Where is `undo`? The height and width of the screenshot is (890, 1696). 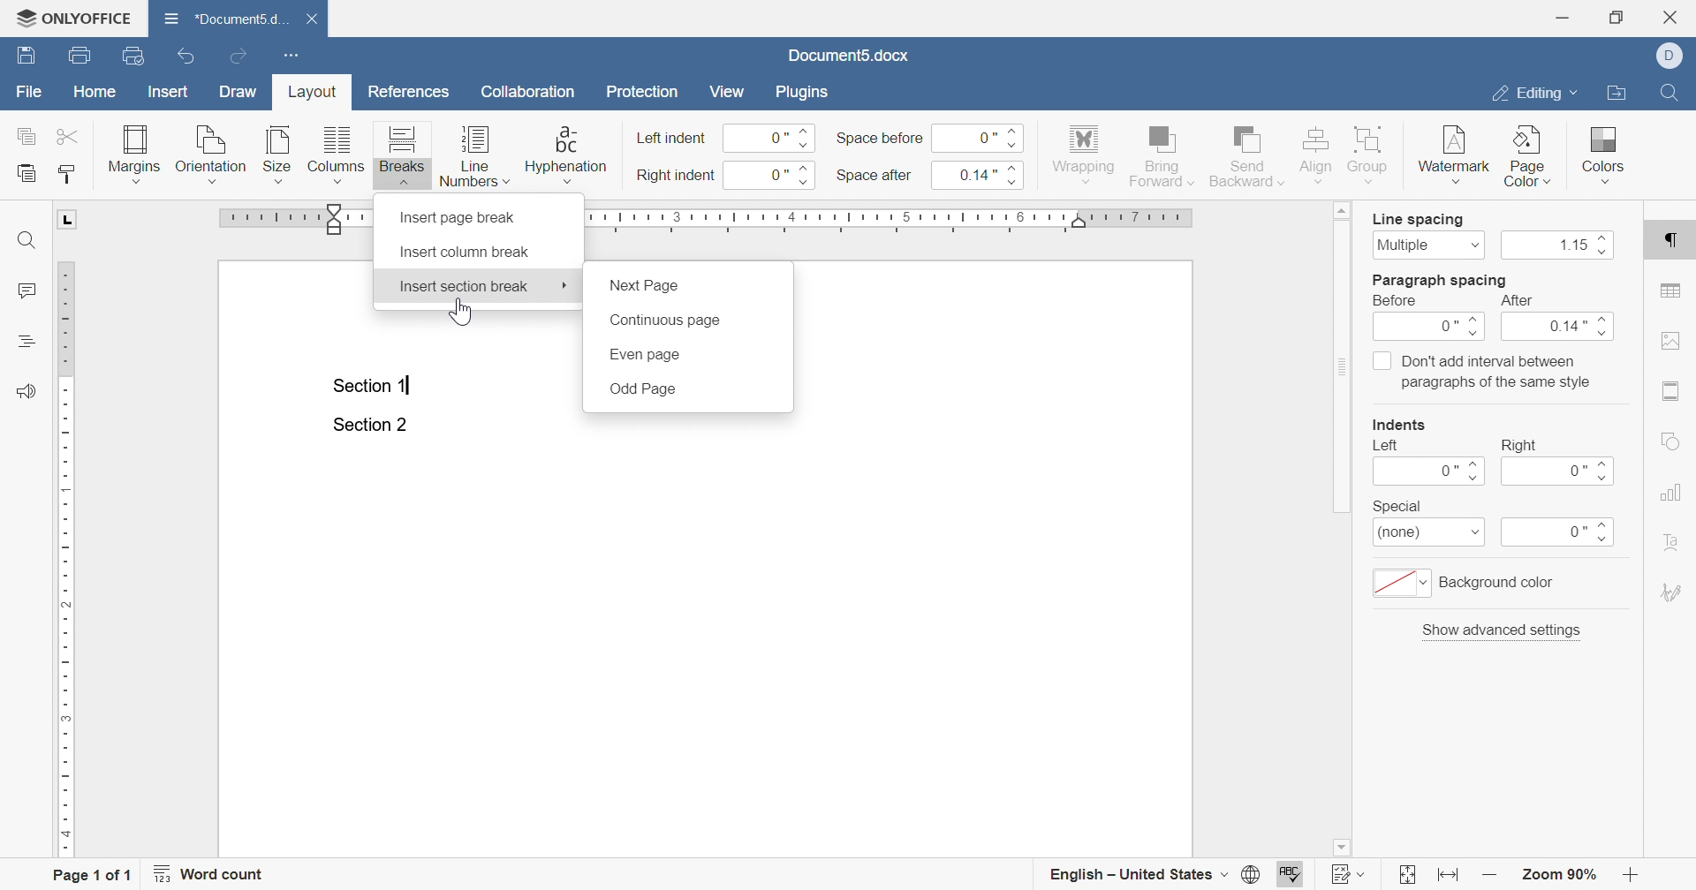 undo is located at coordinates (185, 56).